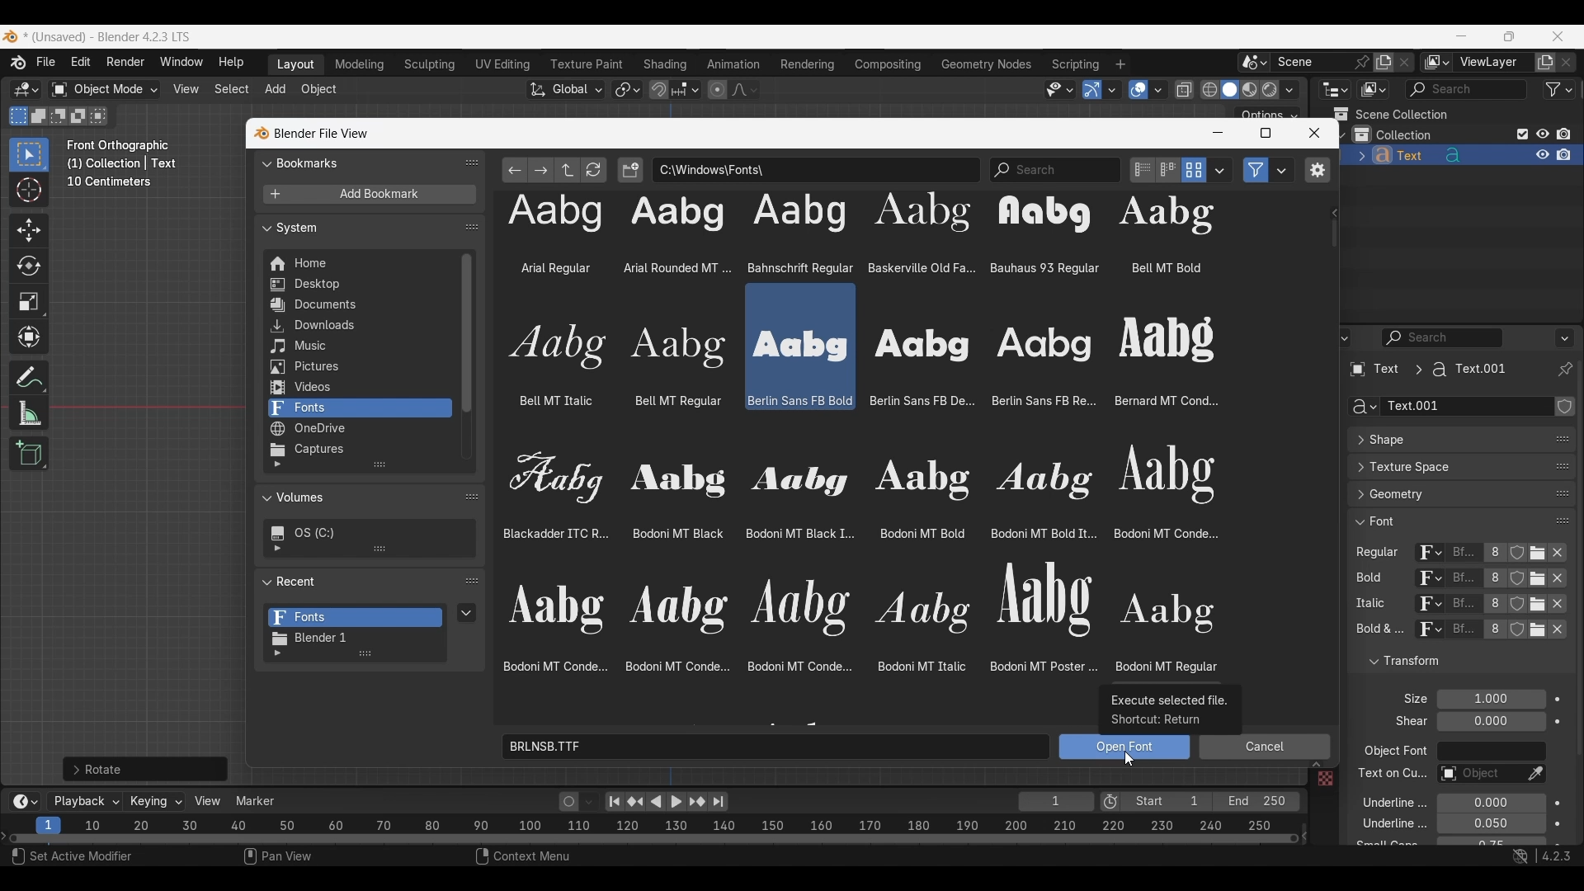  What do you see at coordinates (181, 63) in the screenshot?
I see `Window menu` at bounding box center [181, 63].